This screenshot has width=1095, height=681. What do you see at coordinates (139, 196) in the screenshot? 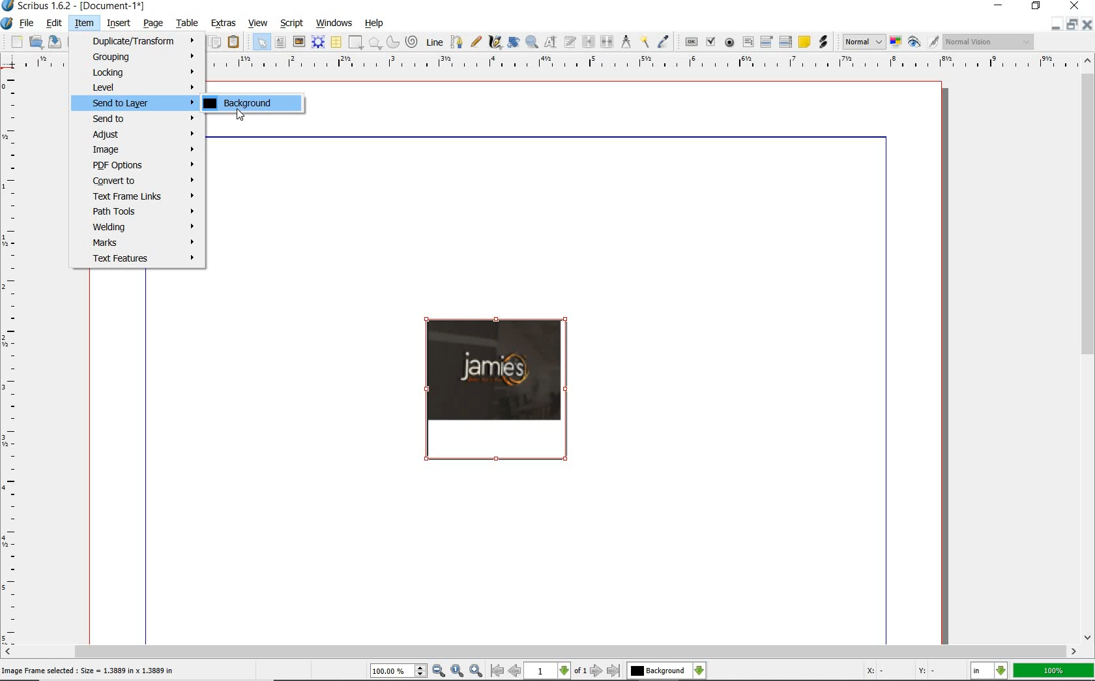
I see `Text Frame Links` at bounding box center [139, 196].